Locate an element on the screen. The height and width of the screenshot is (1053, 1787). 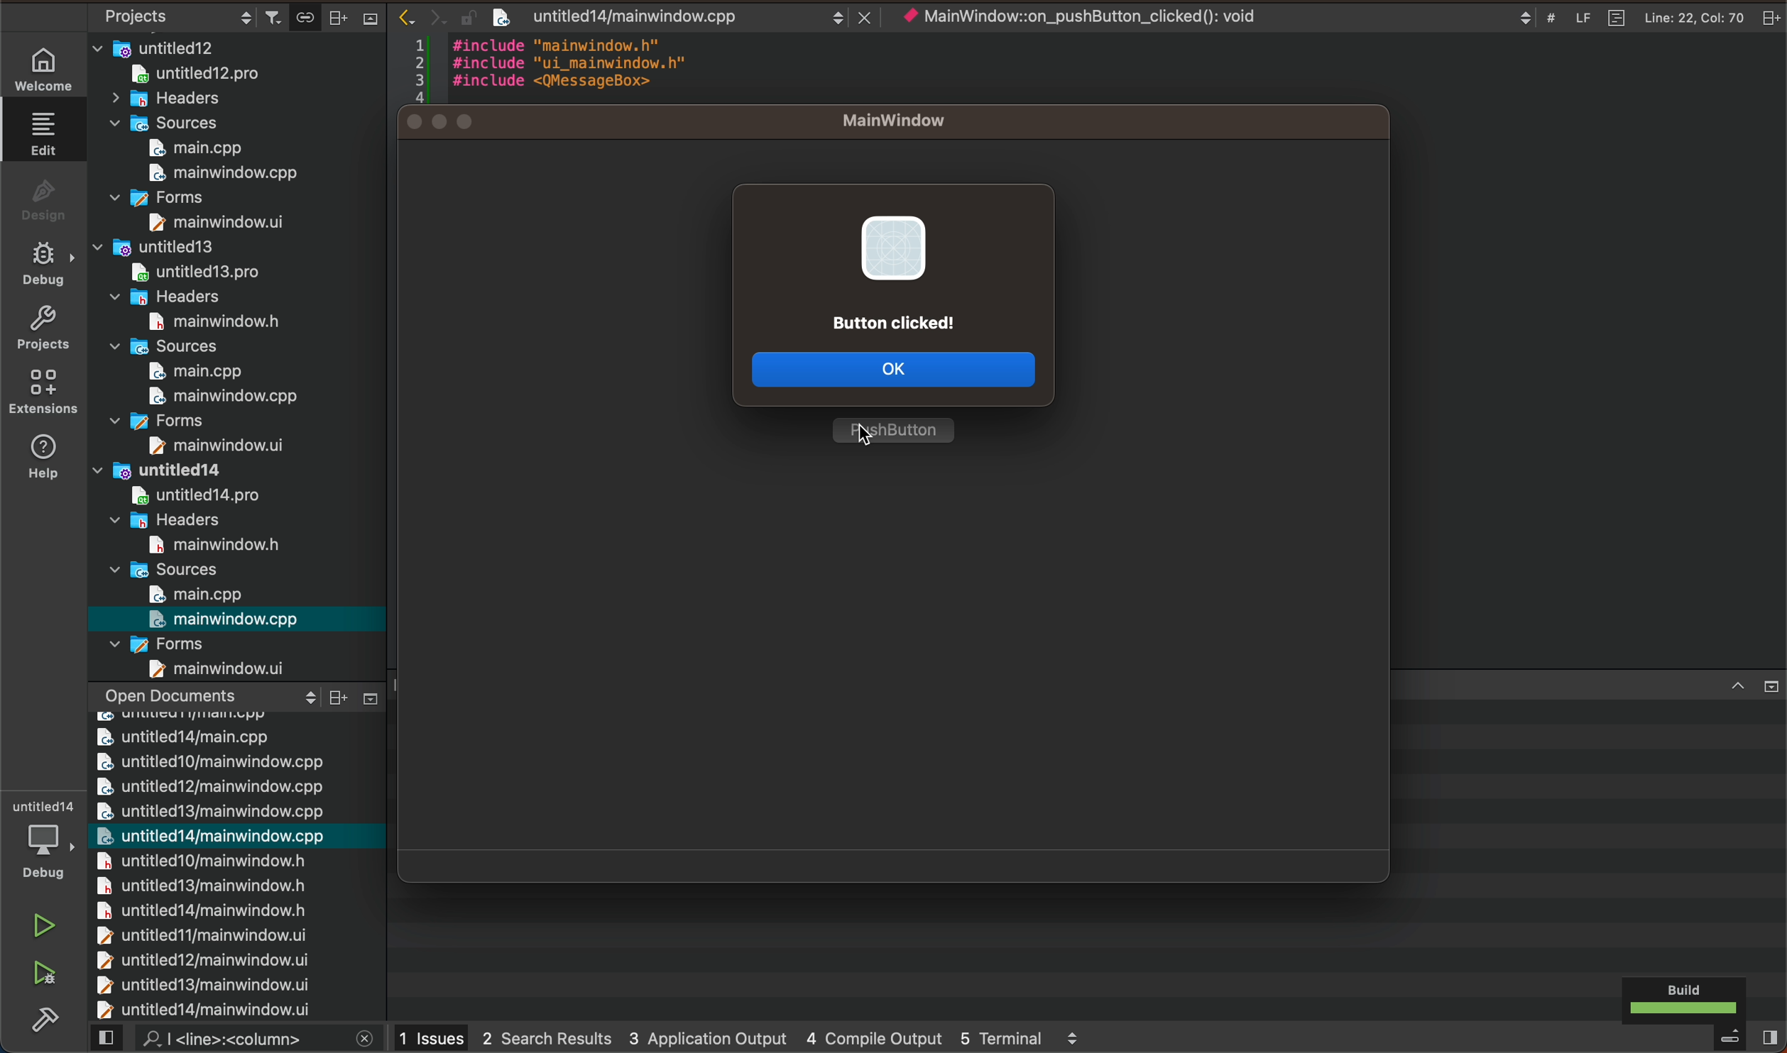
untitled14 pro is located at coordinates (181, 493).